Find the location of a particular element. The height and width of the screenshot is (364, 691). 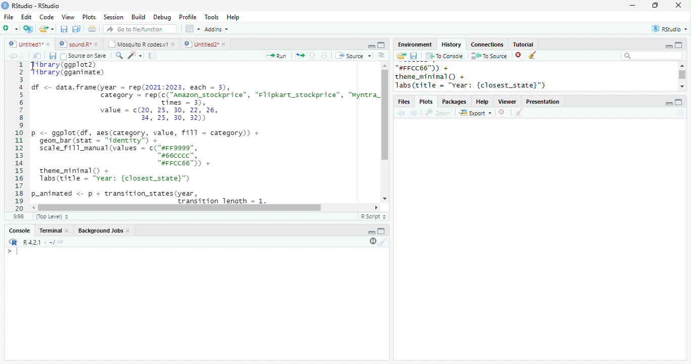

Presentation is located at coordinates (543, 102).